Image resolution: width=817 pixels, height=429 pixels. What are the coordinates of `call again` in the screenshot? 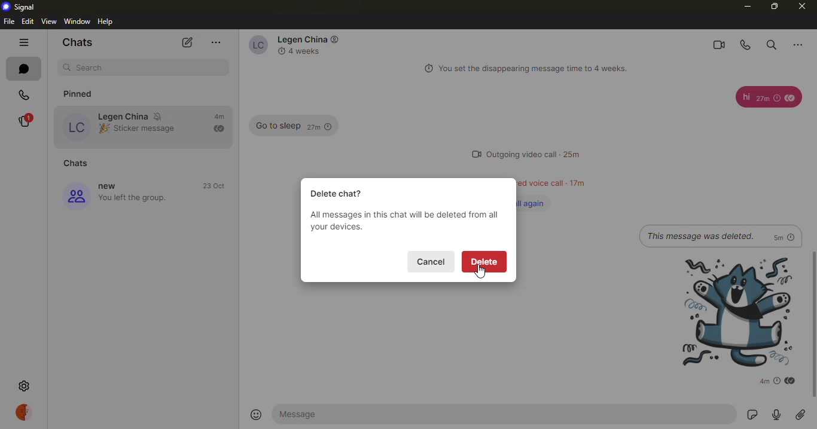 It's located at (536, 203).